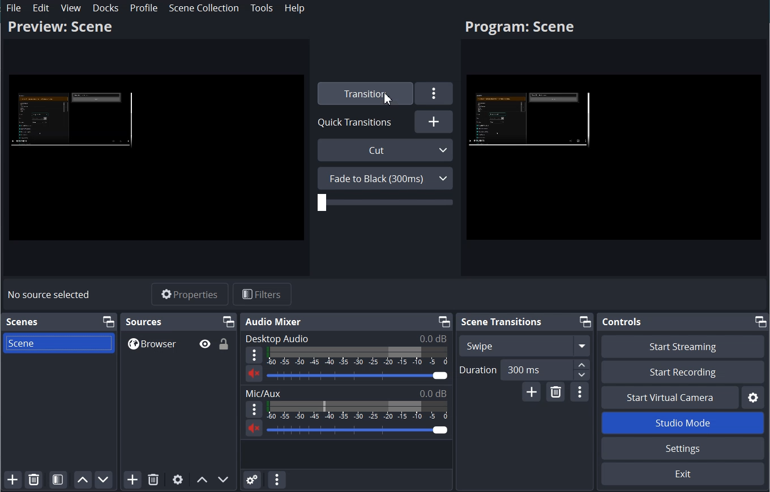  What do you see at coordinates (357, 376) in the screenshot?
I see `Volume Adjuster` at bounding box center [357, 376].